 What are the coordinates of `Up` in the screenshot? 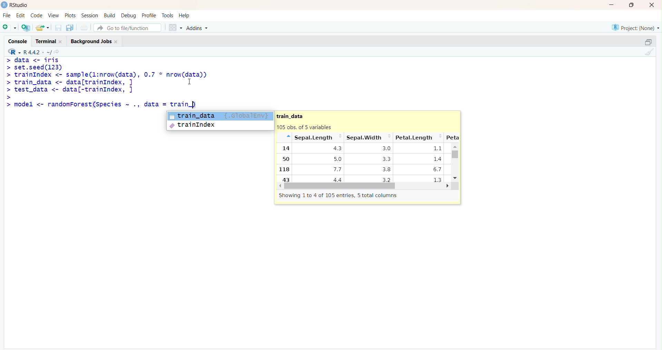 It's located at (456, 146).